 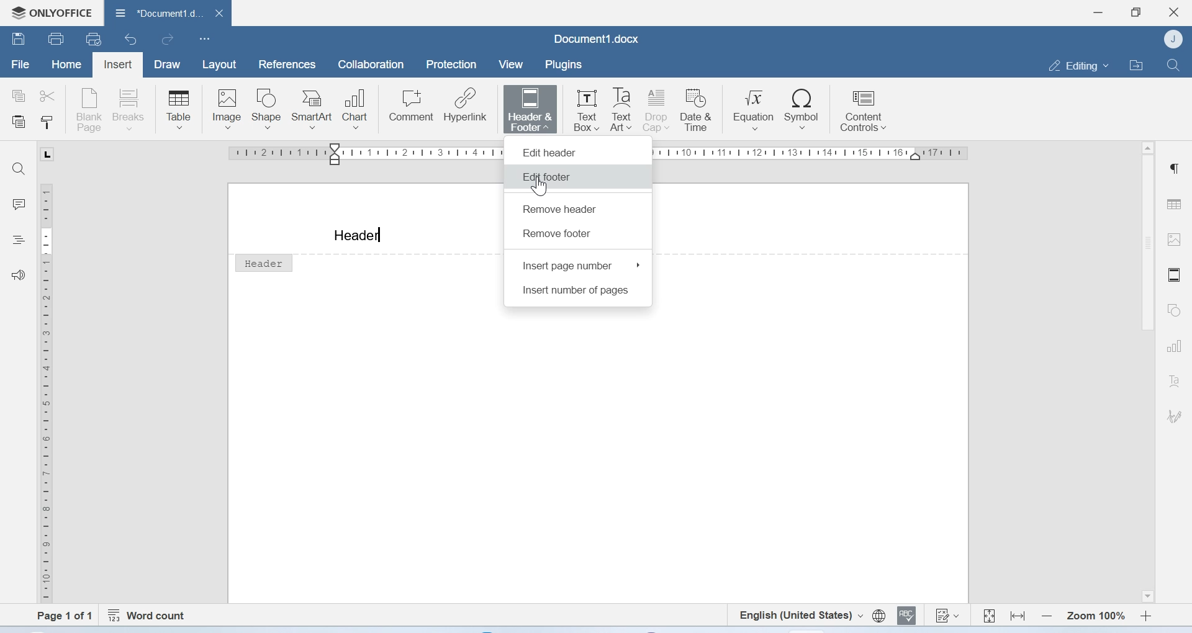 What do you see at coordinates (19, 123) in the screenshot?
I see `Paste` at bounding box center [19, 123].